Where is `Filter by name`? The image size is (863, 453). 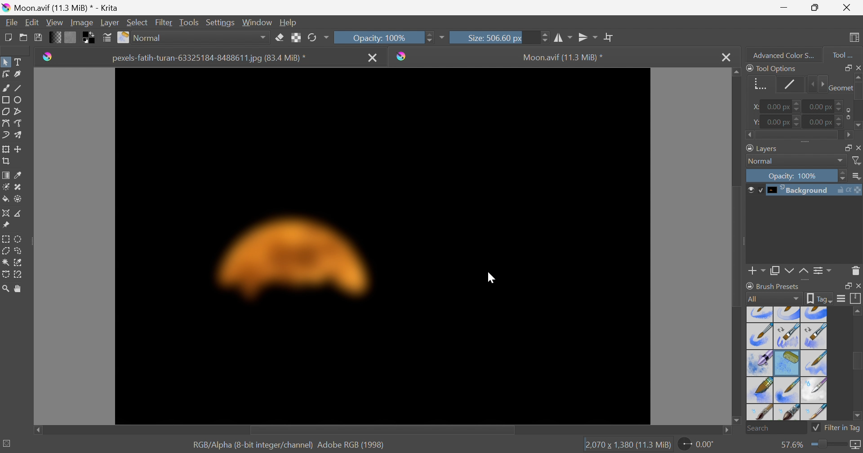 Filter by name is located at coordinates (857, 160).